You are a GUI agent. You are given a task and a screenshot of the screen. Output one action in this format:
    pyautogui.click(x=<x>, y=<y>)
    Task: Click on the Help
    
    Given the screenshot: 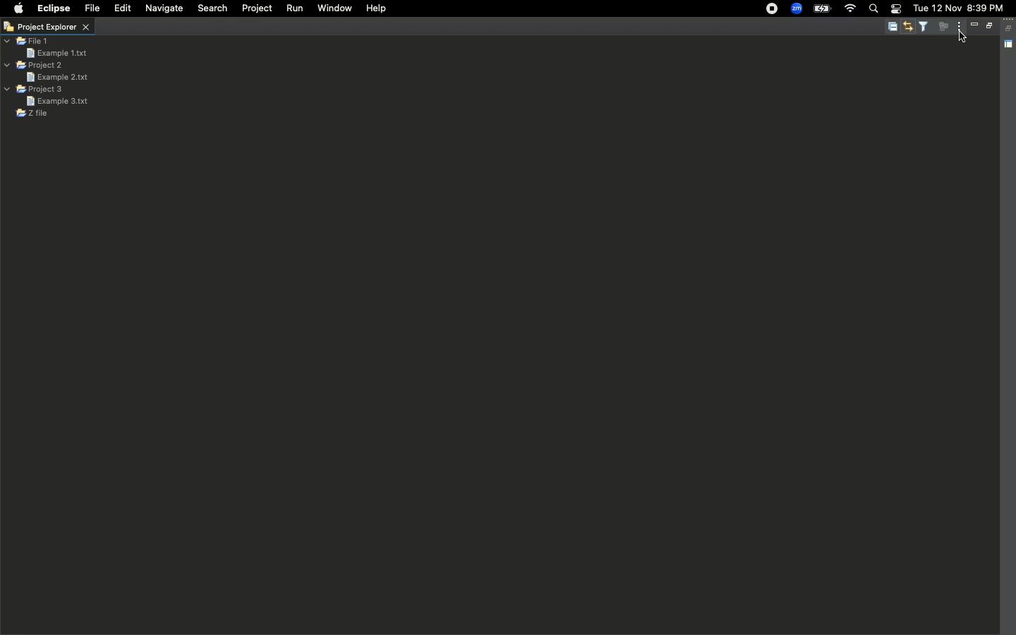 What is the action you would take?
    pyautogui.click(x=377, y=9)
    